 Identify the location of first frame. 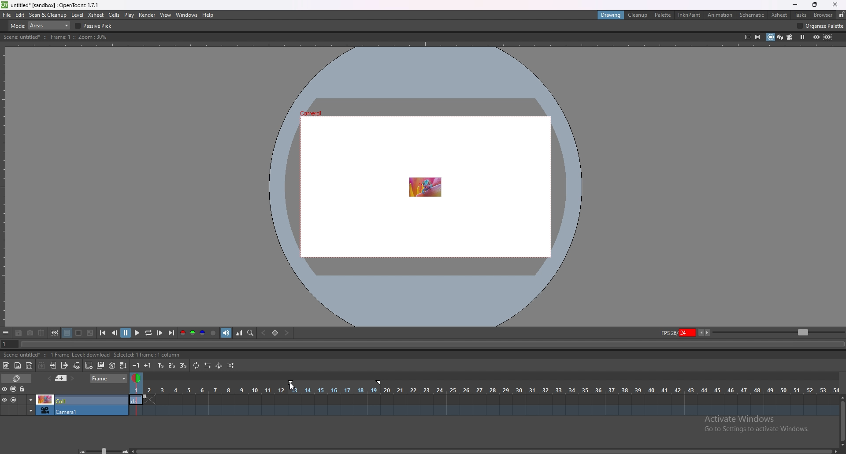
(103, 333).